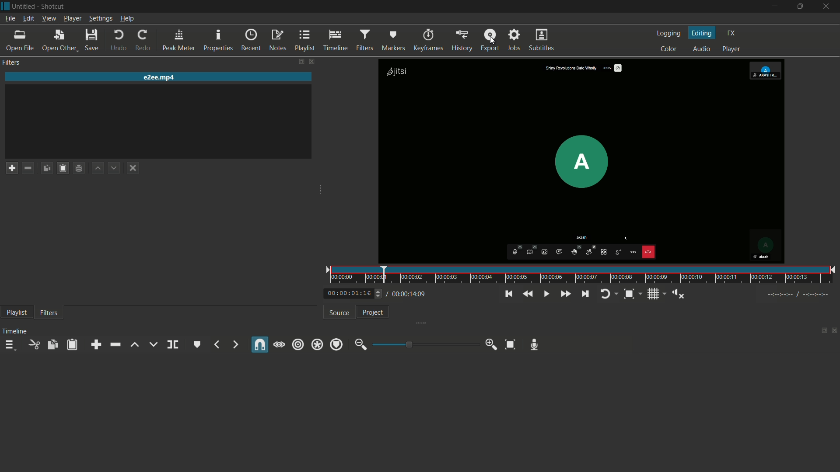 This screenshot has height=472, width=840. I want to click on snap, so click(260, 344).